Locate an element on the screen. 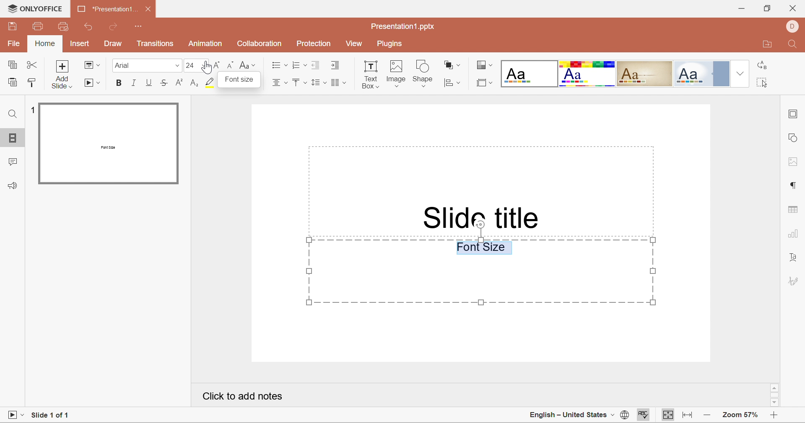 The height and width of the screenshot is (423, 805). Align shape is located at coordinates (452, 83).